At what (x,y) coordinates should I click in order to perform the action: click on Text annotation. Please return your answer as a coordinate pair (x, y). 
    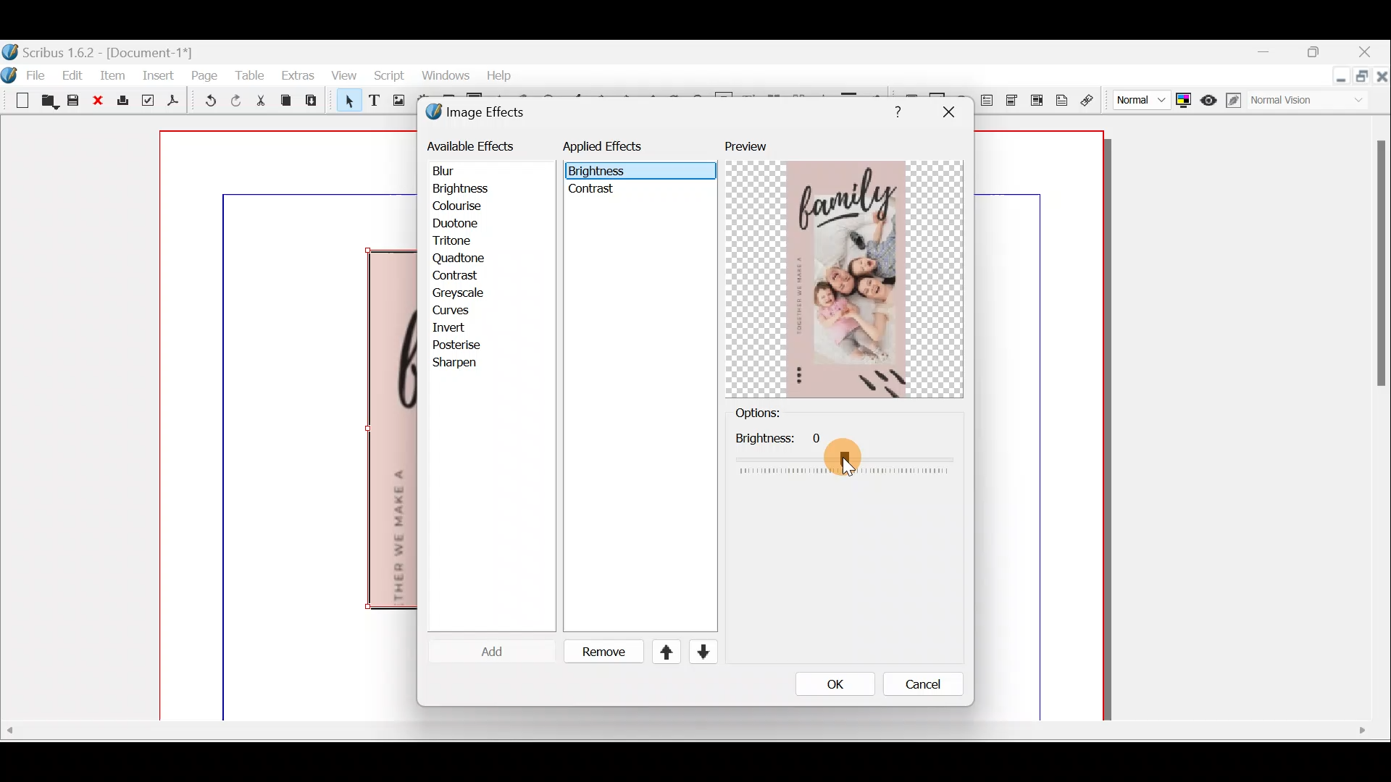
    Looking at the image, I should click on (1059, 98).